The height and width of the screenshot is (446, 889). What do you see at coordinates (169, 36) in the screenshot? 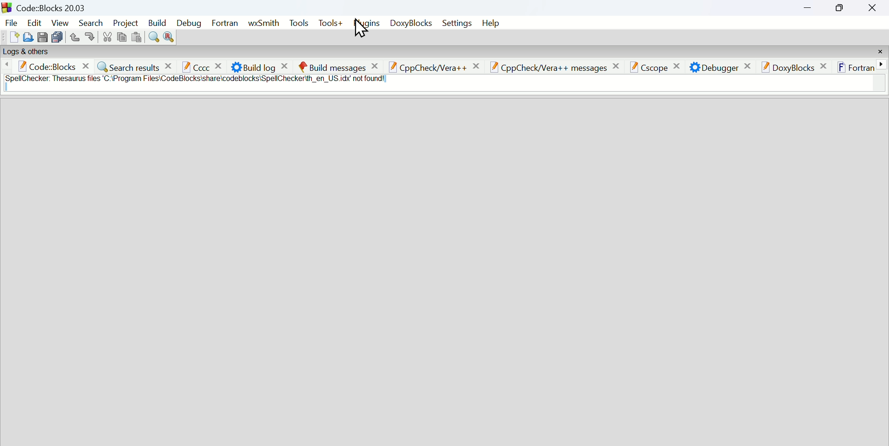
I see `Research` at bounding box center [169, 36].